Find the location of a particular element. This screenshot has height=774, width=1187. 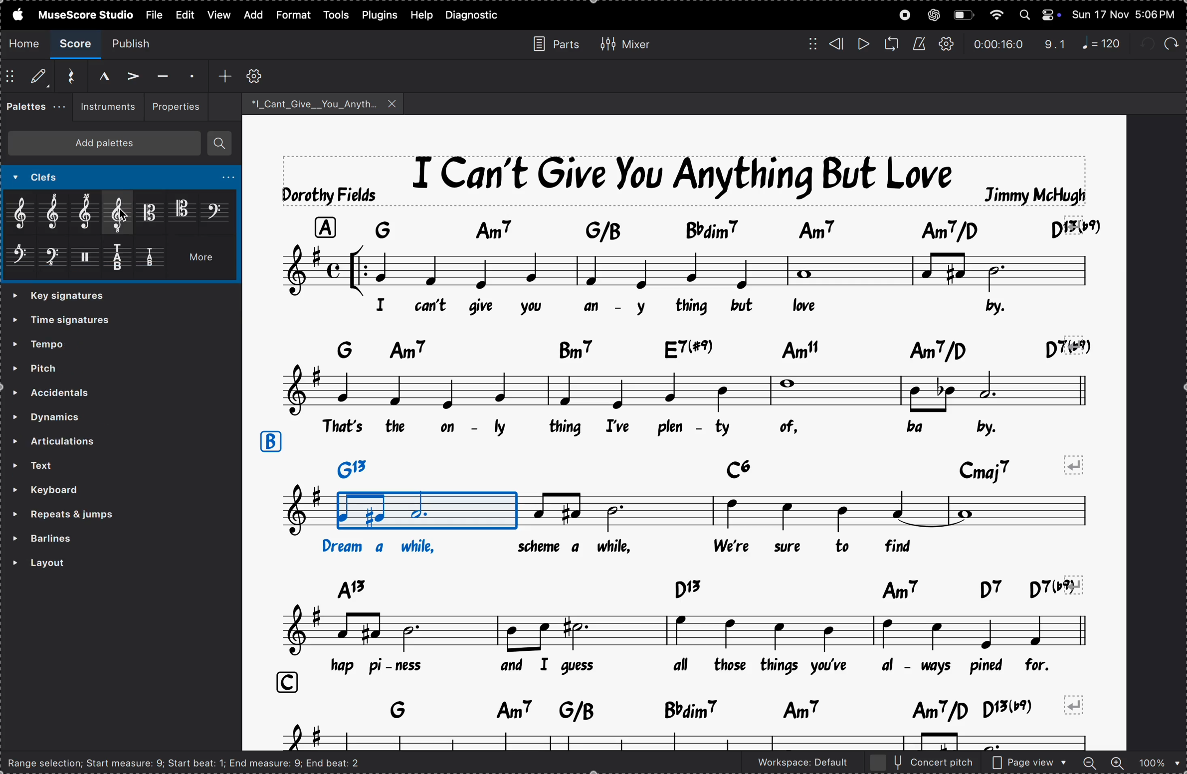

More is located at coordinates (205, 260).